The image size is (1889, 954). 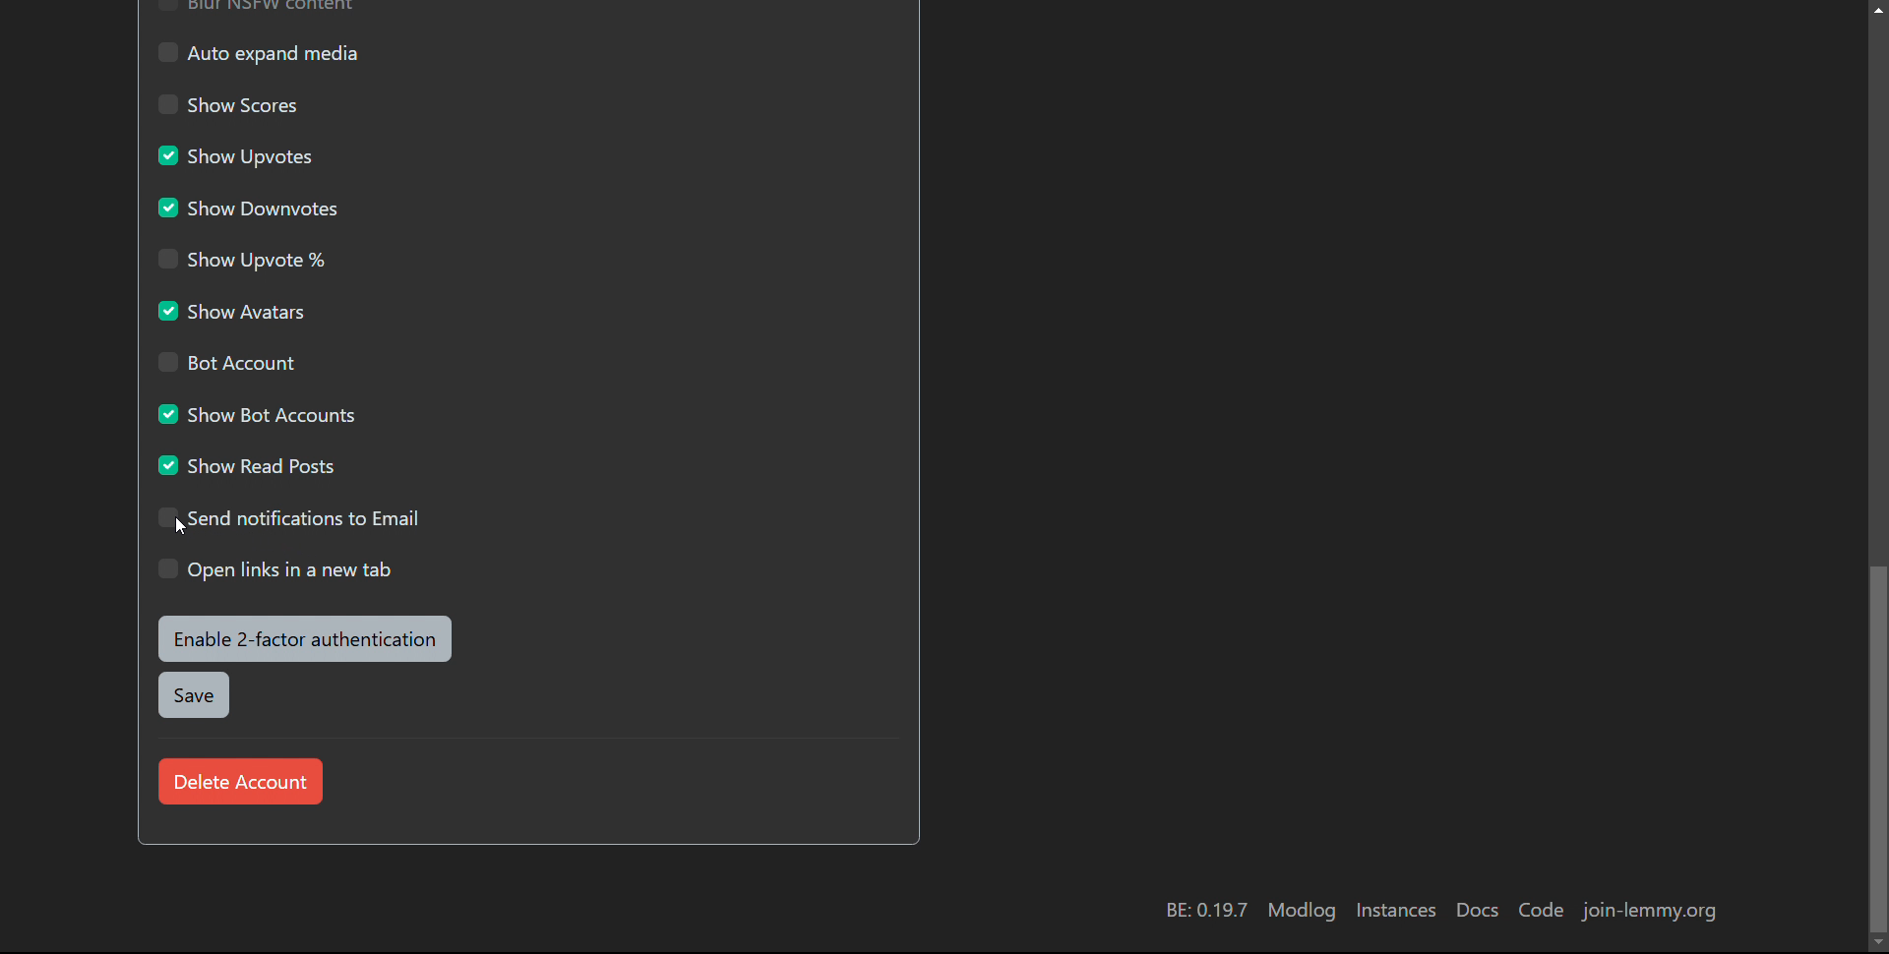 What do you see at coordinates (235, 154) in the screenshot?
I see `show updates` at bounding box center [235, 154].